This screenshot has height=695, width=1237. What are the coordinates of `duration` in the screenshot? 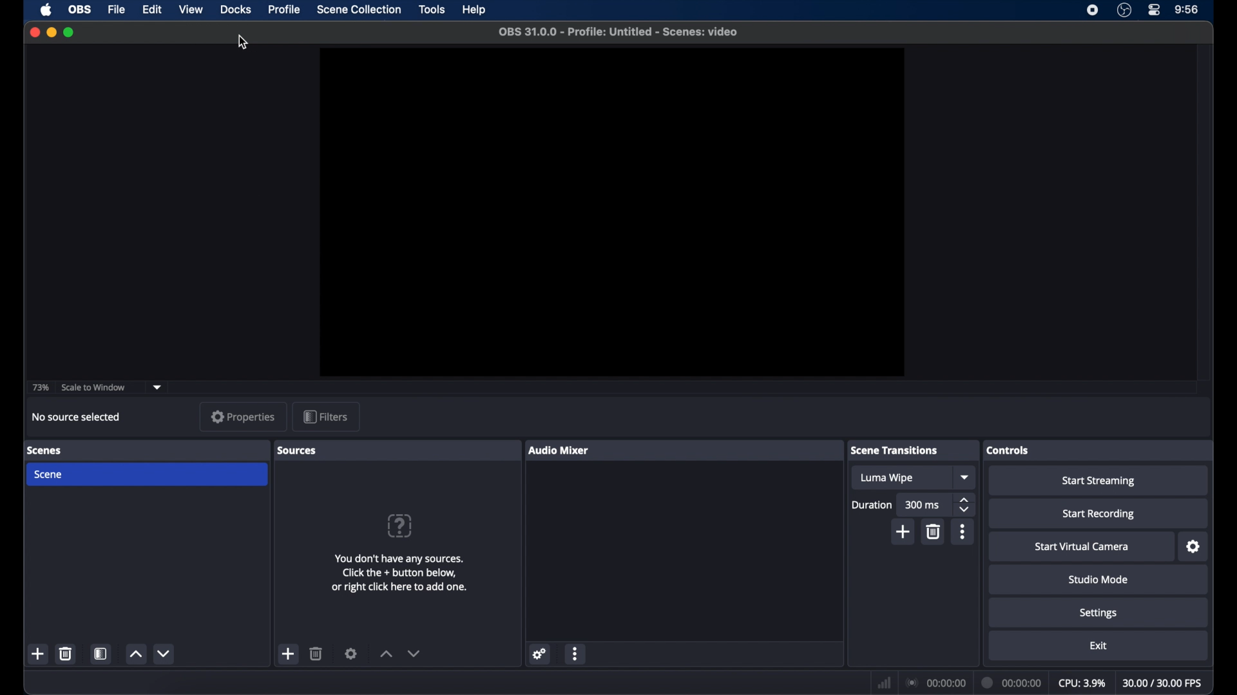 It's located at (872, 505).